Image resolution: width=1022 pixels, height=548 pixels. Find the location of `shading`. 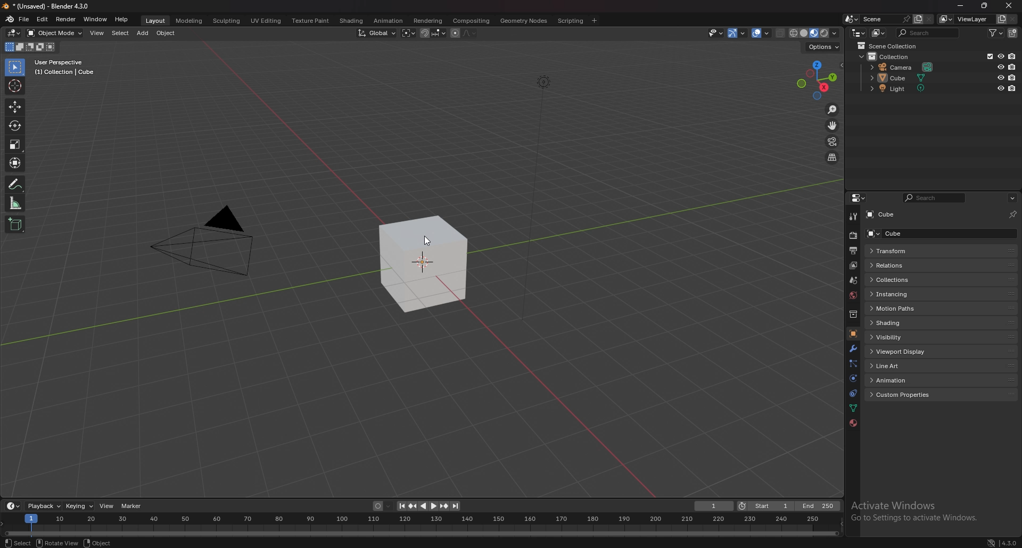

shading is located at coordinates (905, 322).